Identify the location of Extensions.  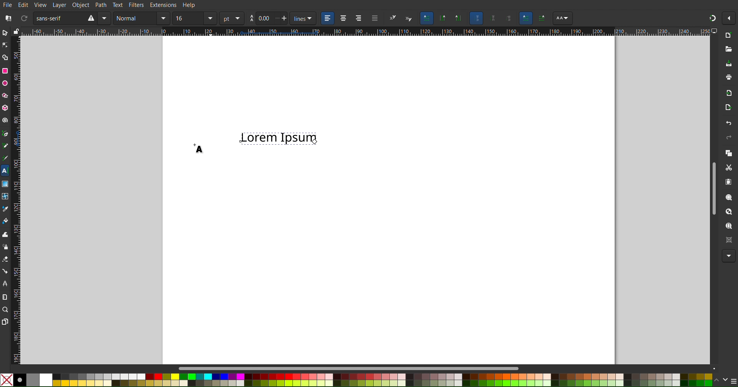
(163, 5).